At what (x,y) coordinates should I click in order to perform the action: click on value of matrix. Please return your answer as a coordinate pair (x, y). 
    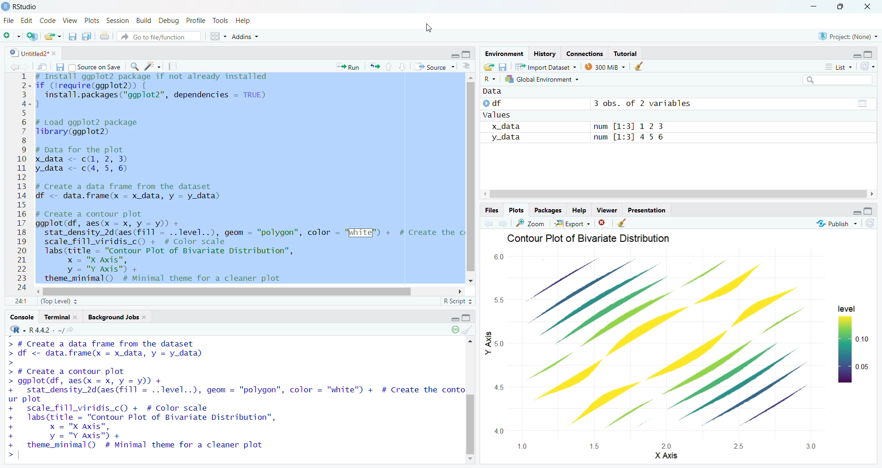
    Looking at the image, I should click on (861, 104).